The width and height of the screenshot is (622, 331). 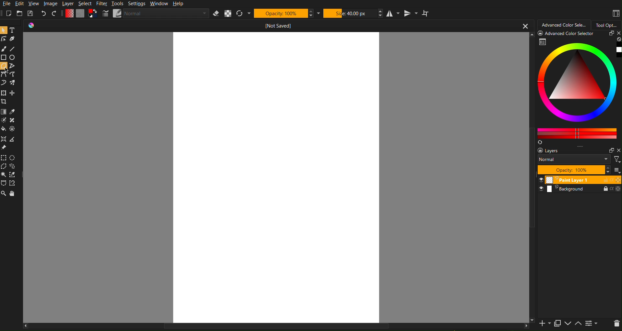 I want to click on move layer down, so click(x=568, y=324).